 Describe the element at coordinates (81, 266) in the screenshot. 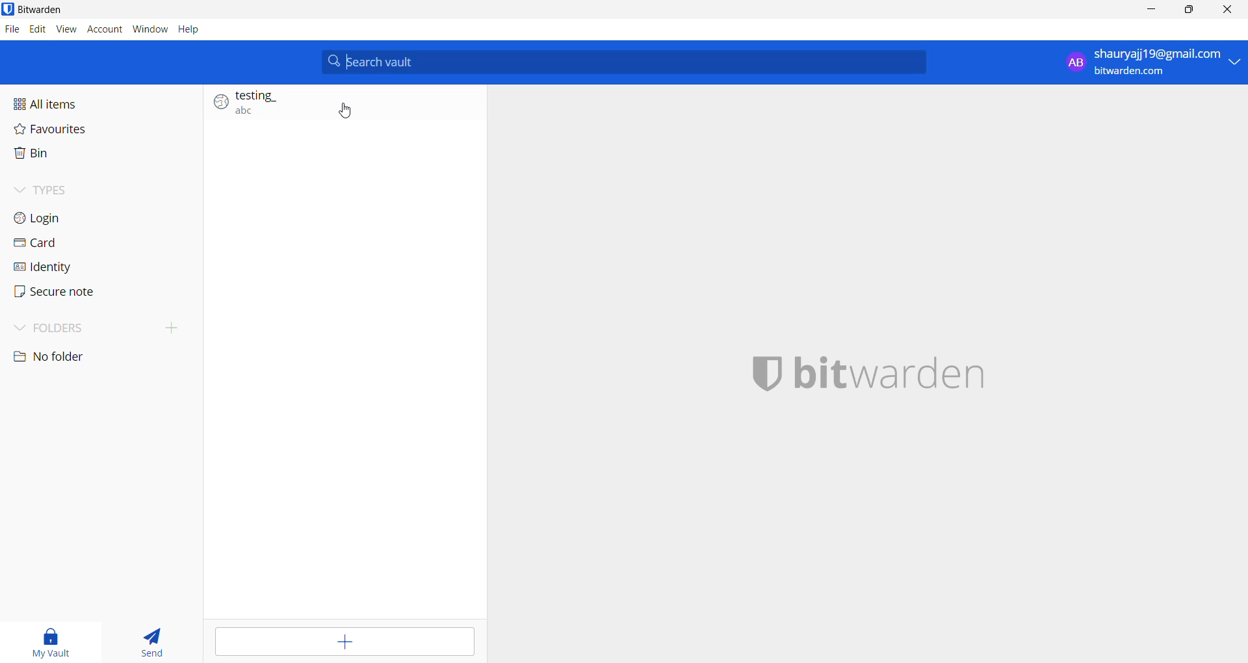

I see `Identity` at that location.